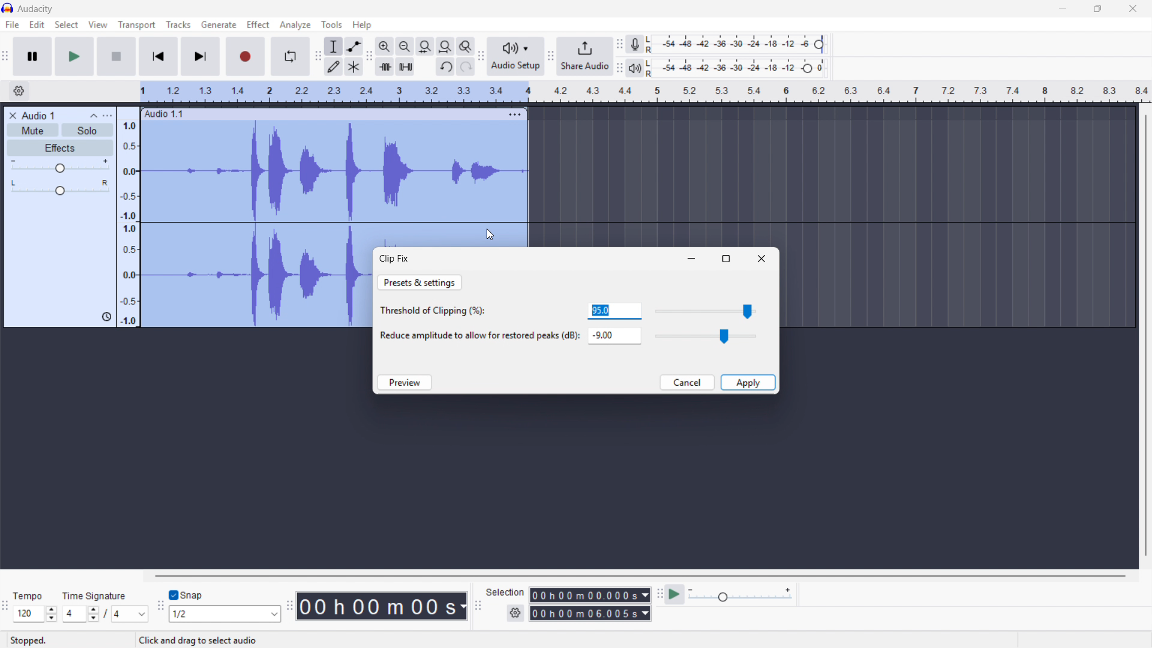 The width and height of the screenshot is (1152, 648). I want to click on selection toolbar, so click(478, 606).